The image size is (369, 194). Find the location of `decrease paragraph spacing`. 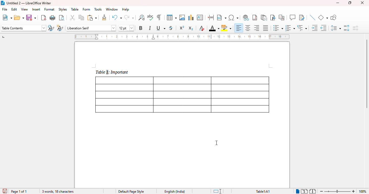

decrease paragraph spacing is located at coordinates (355, 28).